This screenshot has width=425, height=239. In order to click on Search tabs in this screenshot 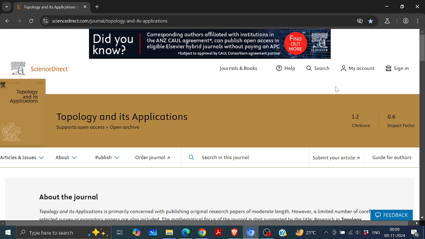, I will do `click(7, 7)`.